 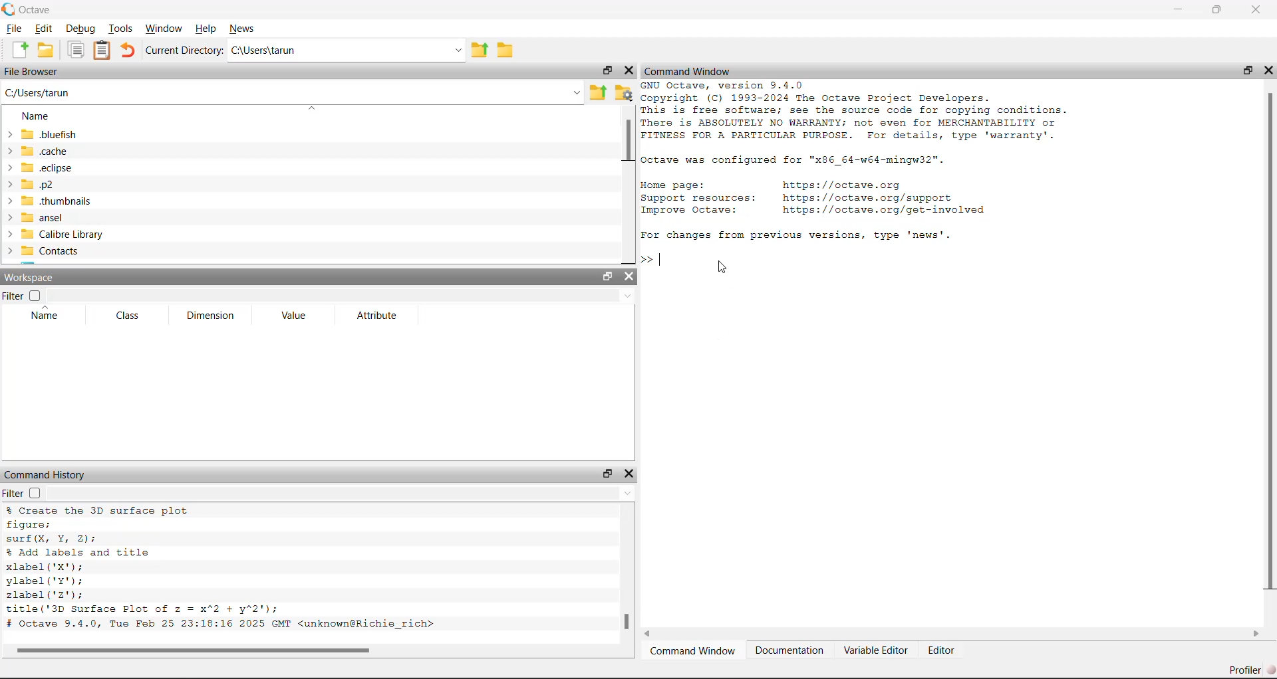 I want to click on For changes from previous versions, type 'news'., so click(x=797, y=234).